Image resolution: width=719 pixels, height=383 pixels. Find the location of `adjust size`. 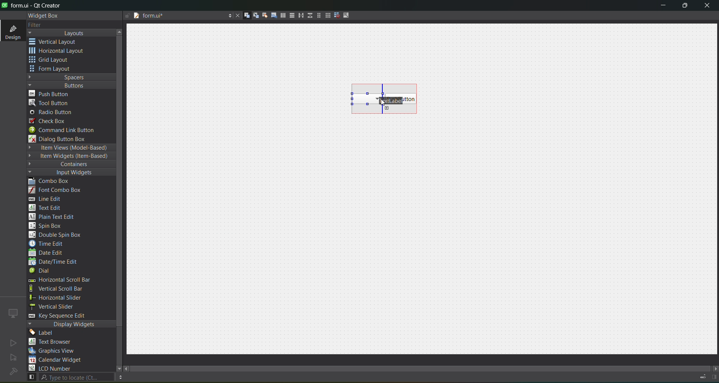

adjust size is located at coordinates (348, 15).